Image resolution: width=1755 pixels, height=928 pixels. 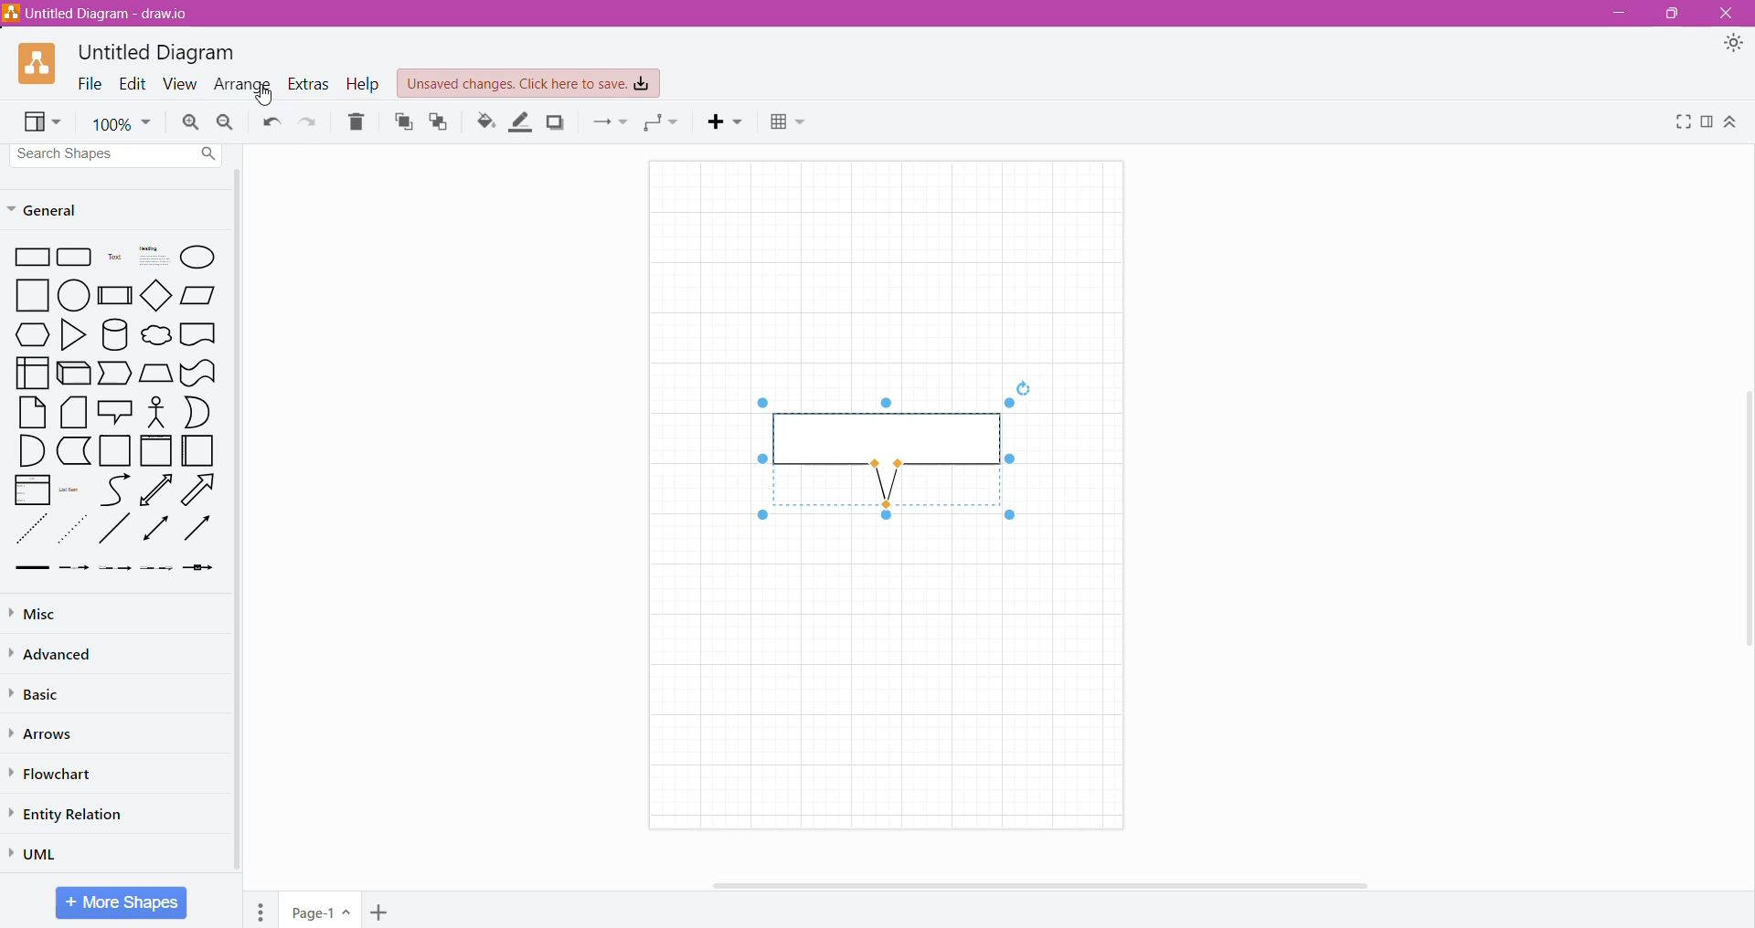 What do you see at coordinates (44, 613) in the screenshot?
I see `Misc` at bounding box center [44, 613].